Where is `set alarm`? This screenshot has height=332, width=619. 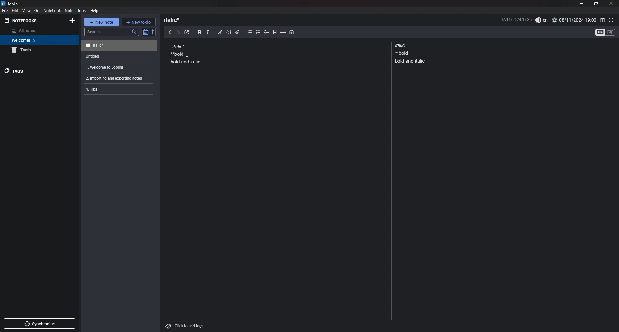
set alarm is located at coordinates (574, 20).